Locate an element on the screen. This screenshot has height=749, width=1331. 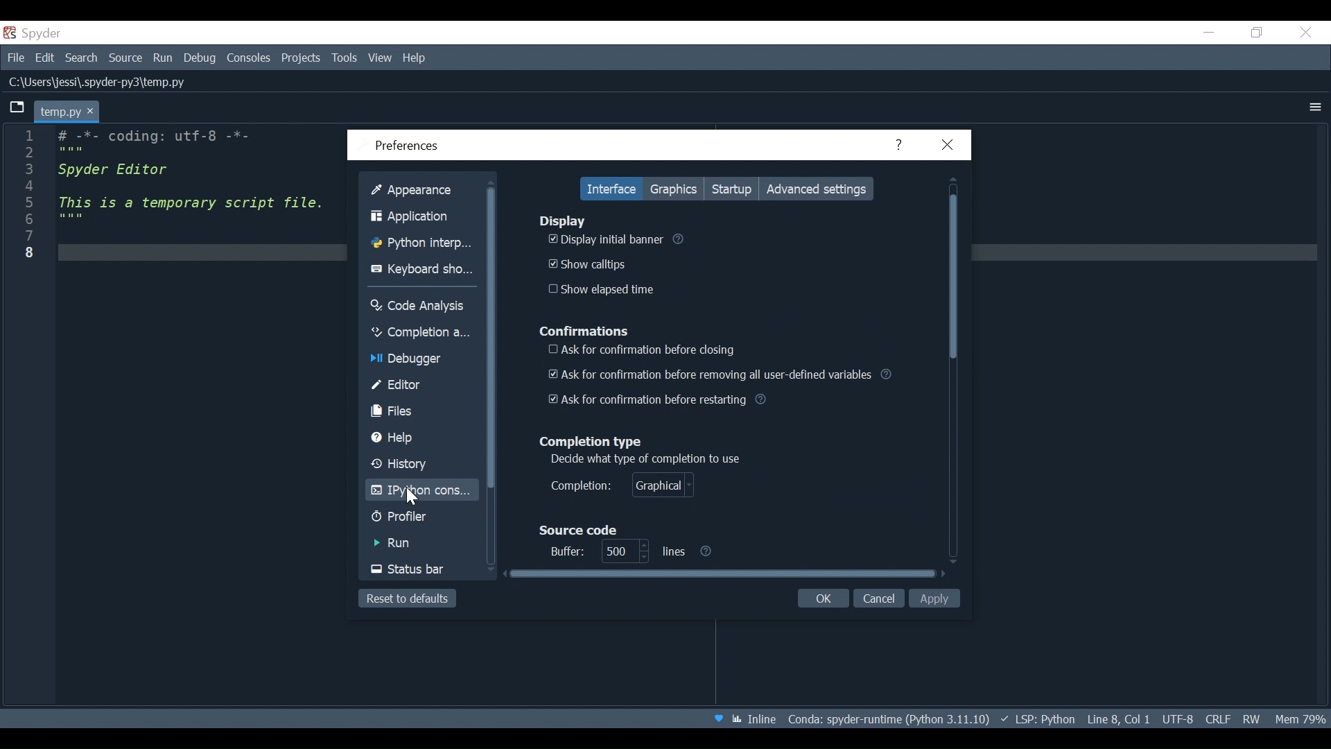
History is located at coordinates (417, 465).